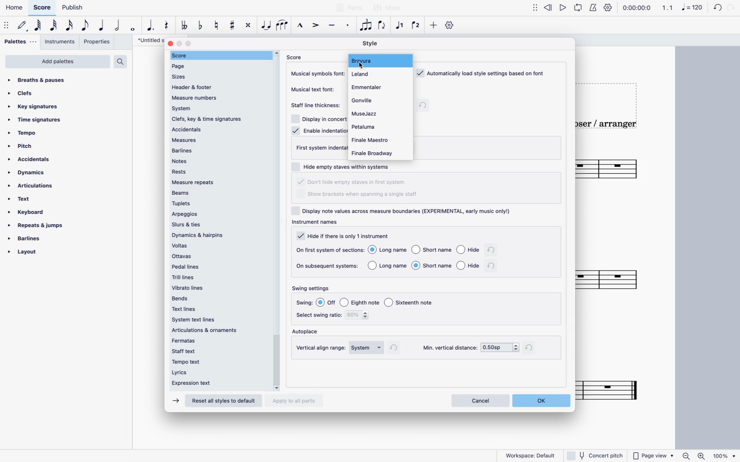 The image size is (740, 462). I want to click on staff line thickness, so click(318, 103).